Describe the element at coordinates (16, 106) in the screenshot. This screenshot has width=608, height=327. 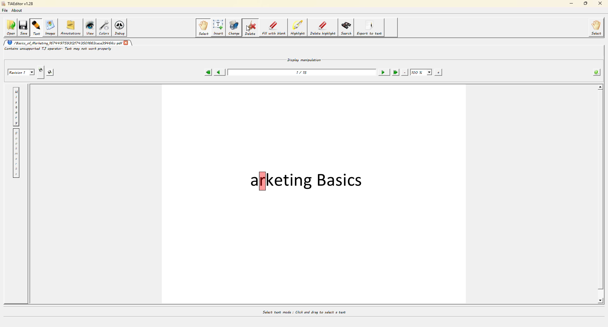
I see `history` at that location.